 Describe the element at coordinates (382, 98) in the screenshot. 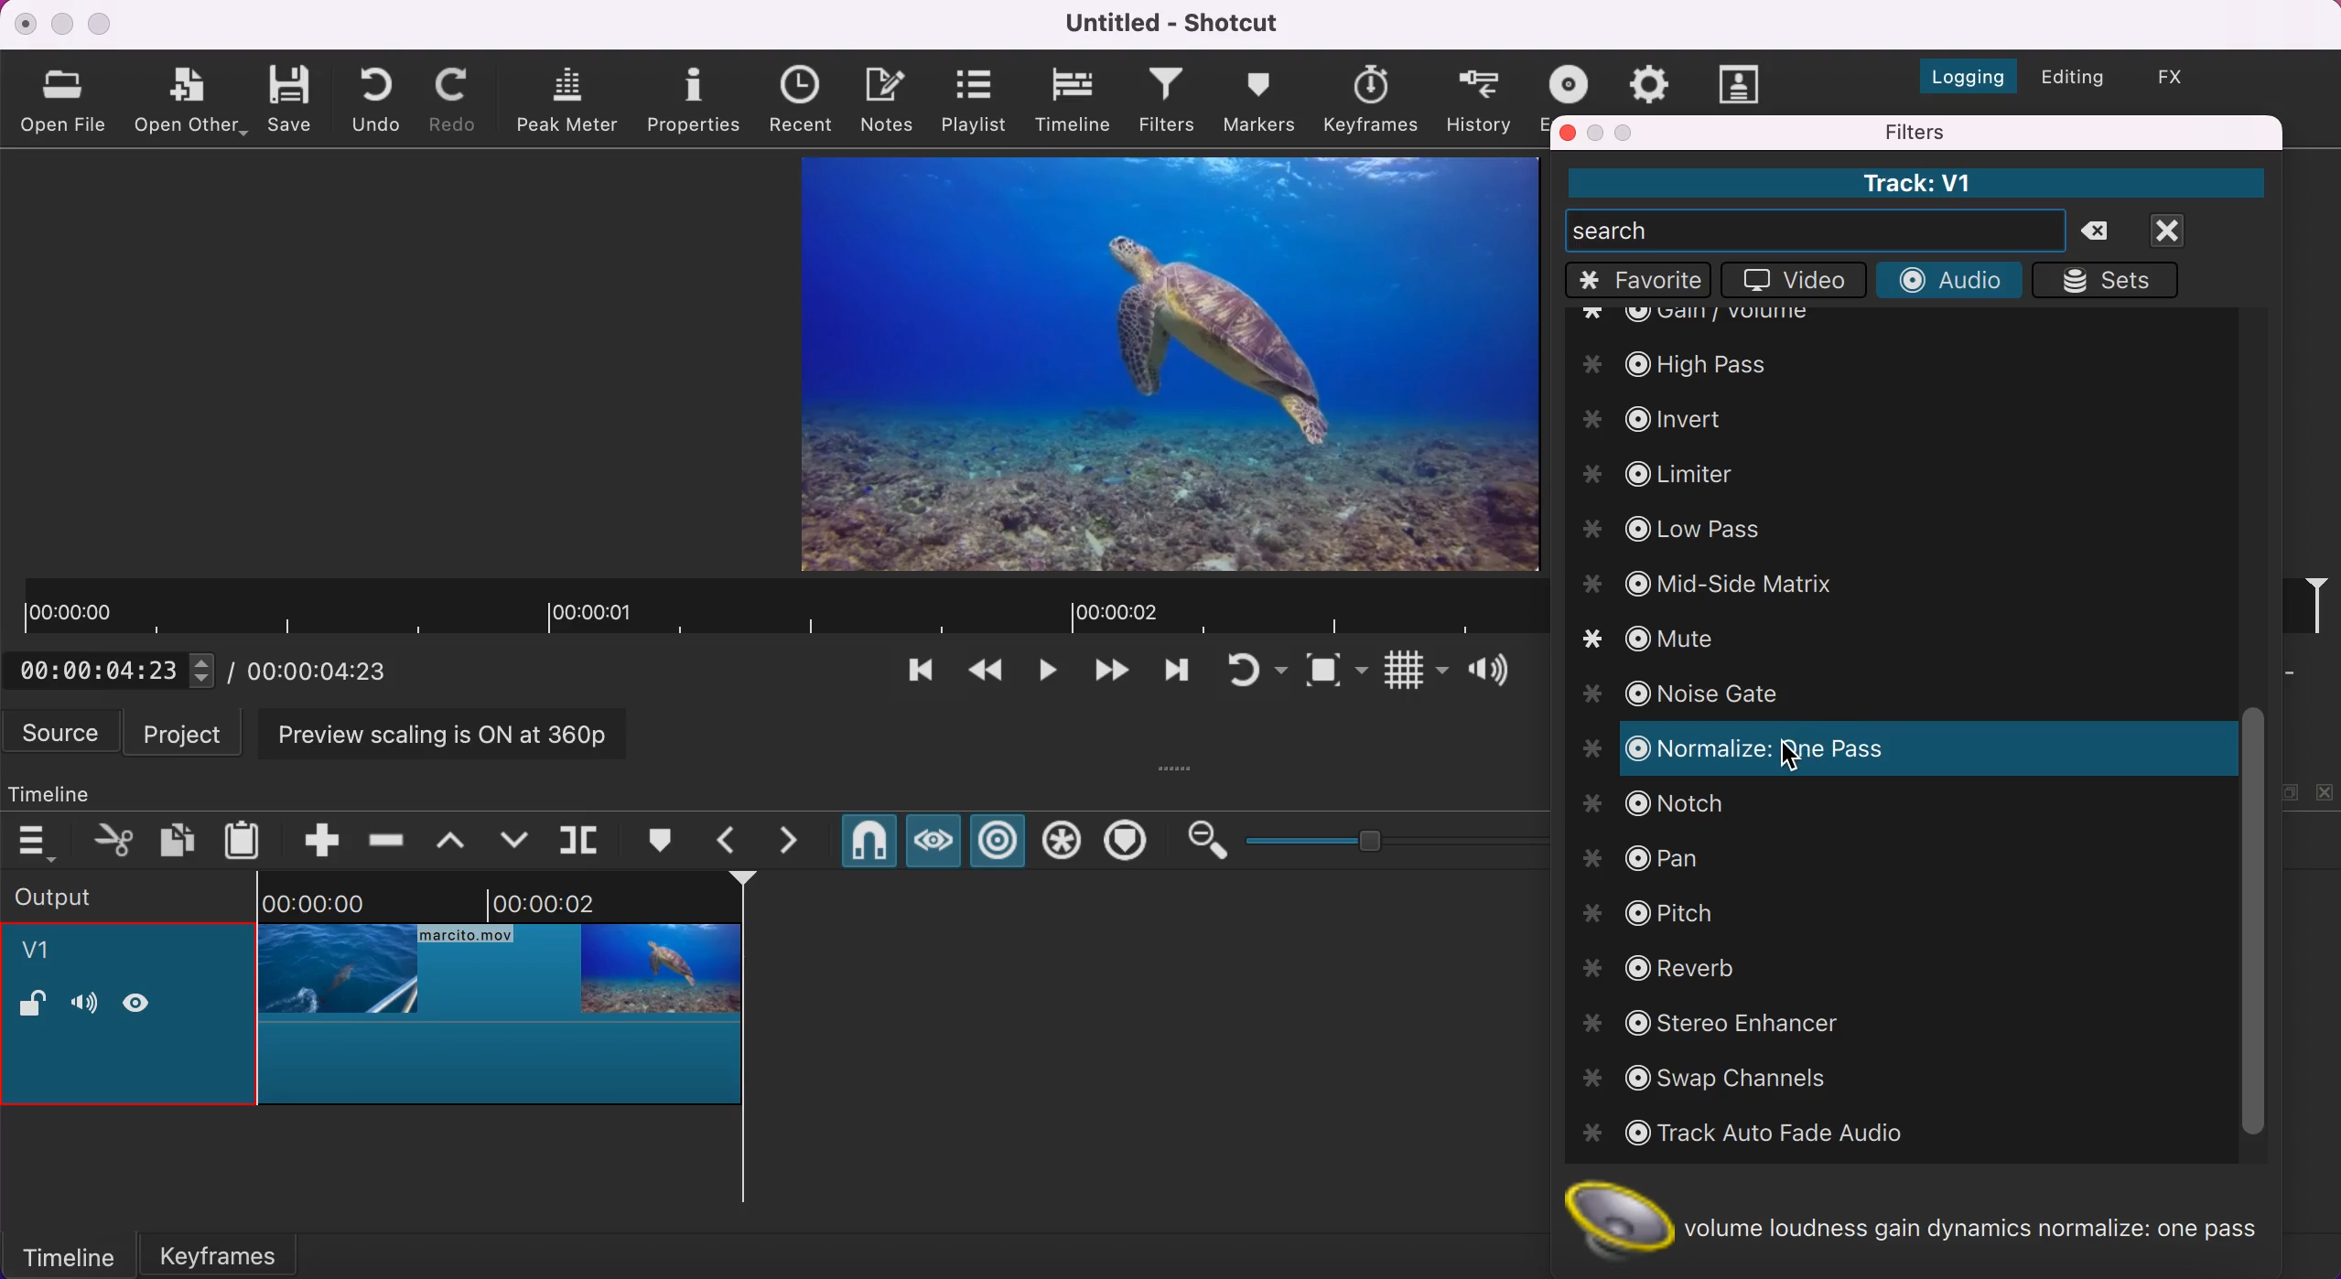

I see `undo` at that location.